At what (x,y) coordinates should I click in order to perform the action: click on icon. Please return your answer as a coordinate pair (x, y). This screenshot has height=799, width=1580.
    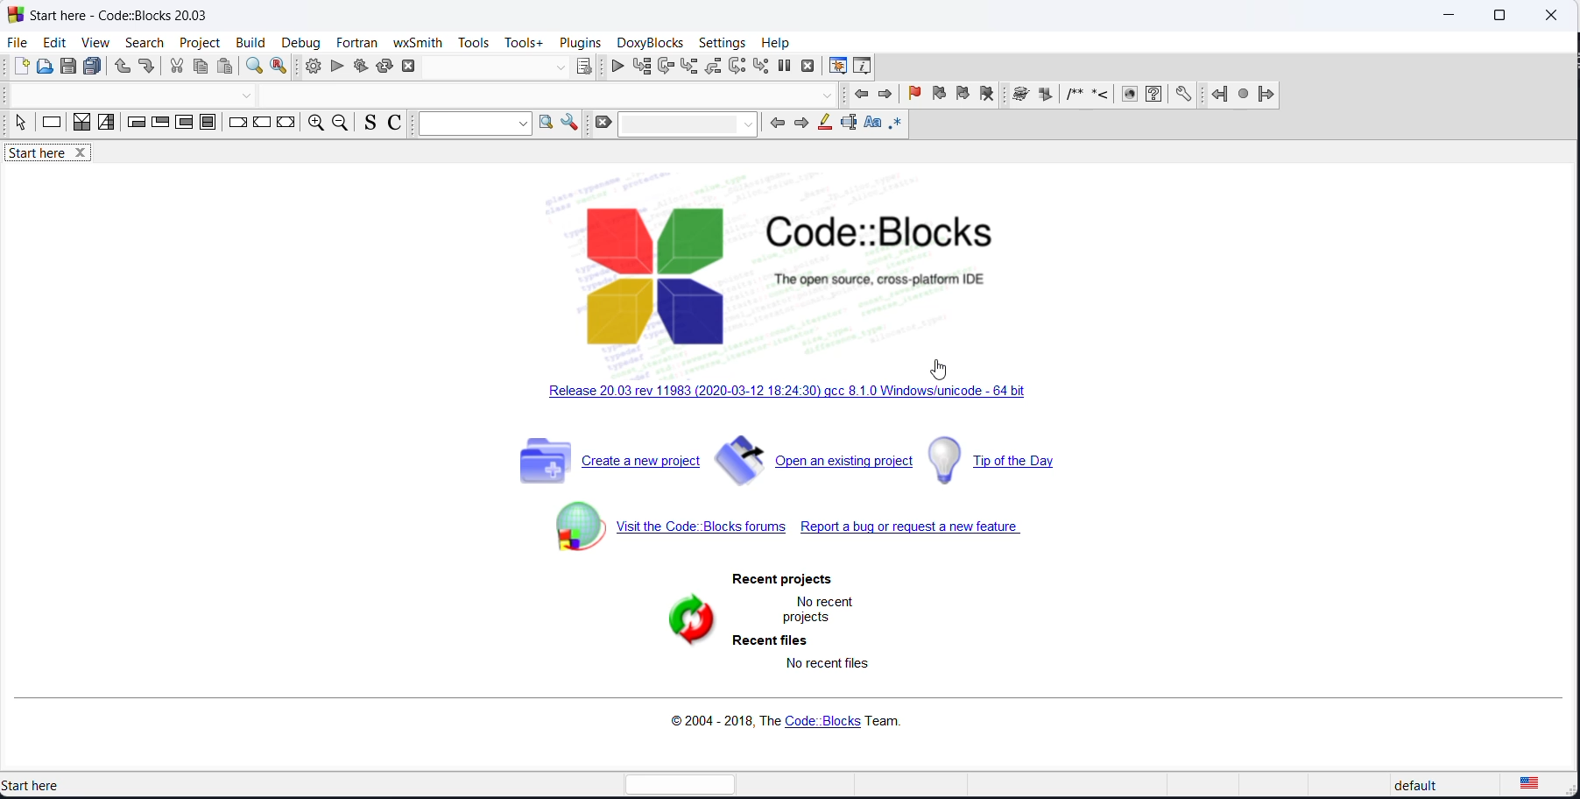
    Looking at the image, I should click on (1047, 95).